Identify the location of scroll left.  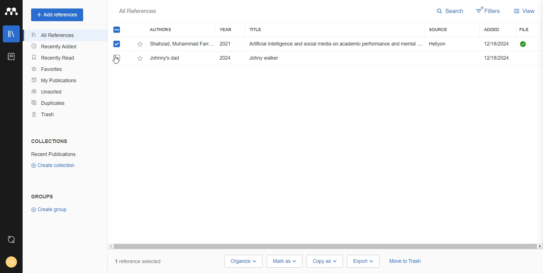
(110, 246).